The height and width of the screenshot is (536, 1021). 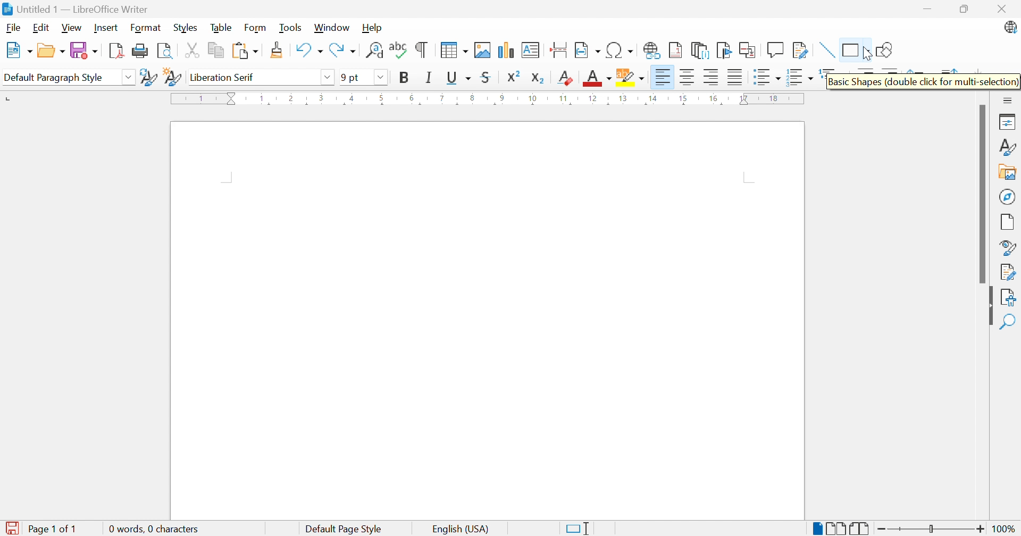 I want to click on Window, so click(x=332, y=28).